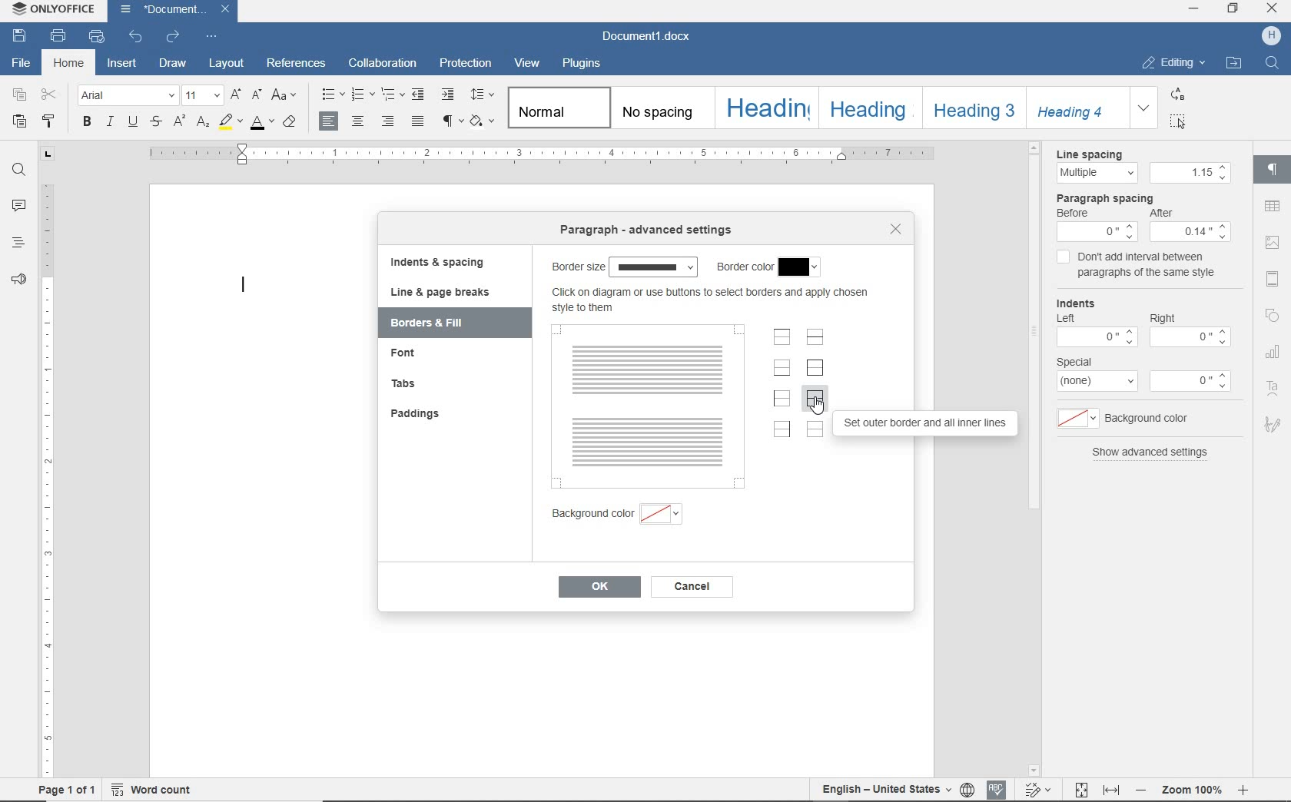 The width and height of the screenshot is (1291, 802). I want to click on protection, so click(466, 65).